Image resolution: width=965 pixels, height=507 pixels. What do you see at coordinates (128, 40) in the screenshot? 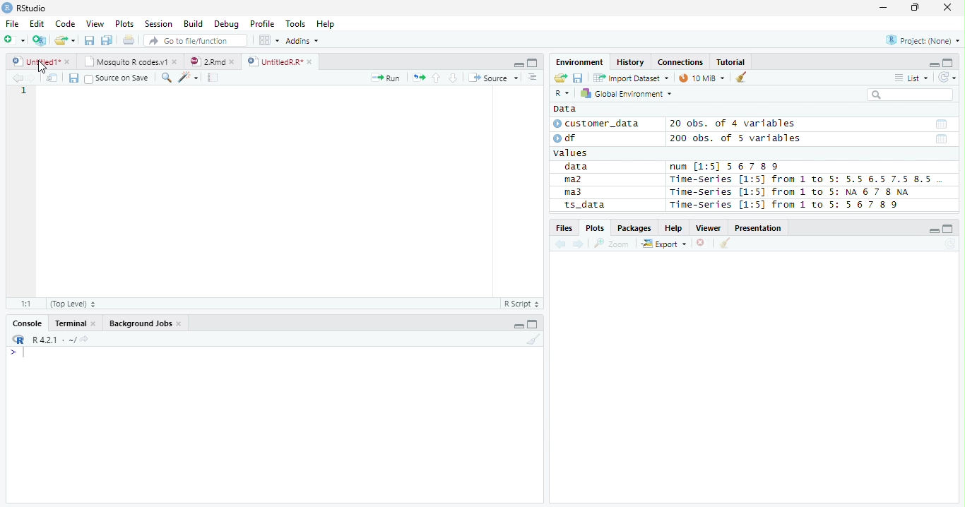
I see `Print` at bounding box center [128, 40].